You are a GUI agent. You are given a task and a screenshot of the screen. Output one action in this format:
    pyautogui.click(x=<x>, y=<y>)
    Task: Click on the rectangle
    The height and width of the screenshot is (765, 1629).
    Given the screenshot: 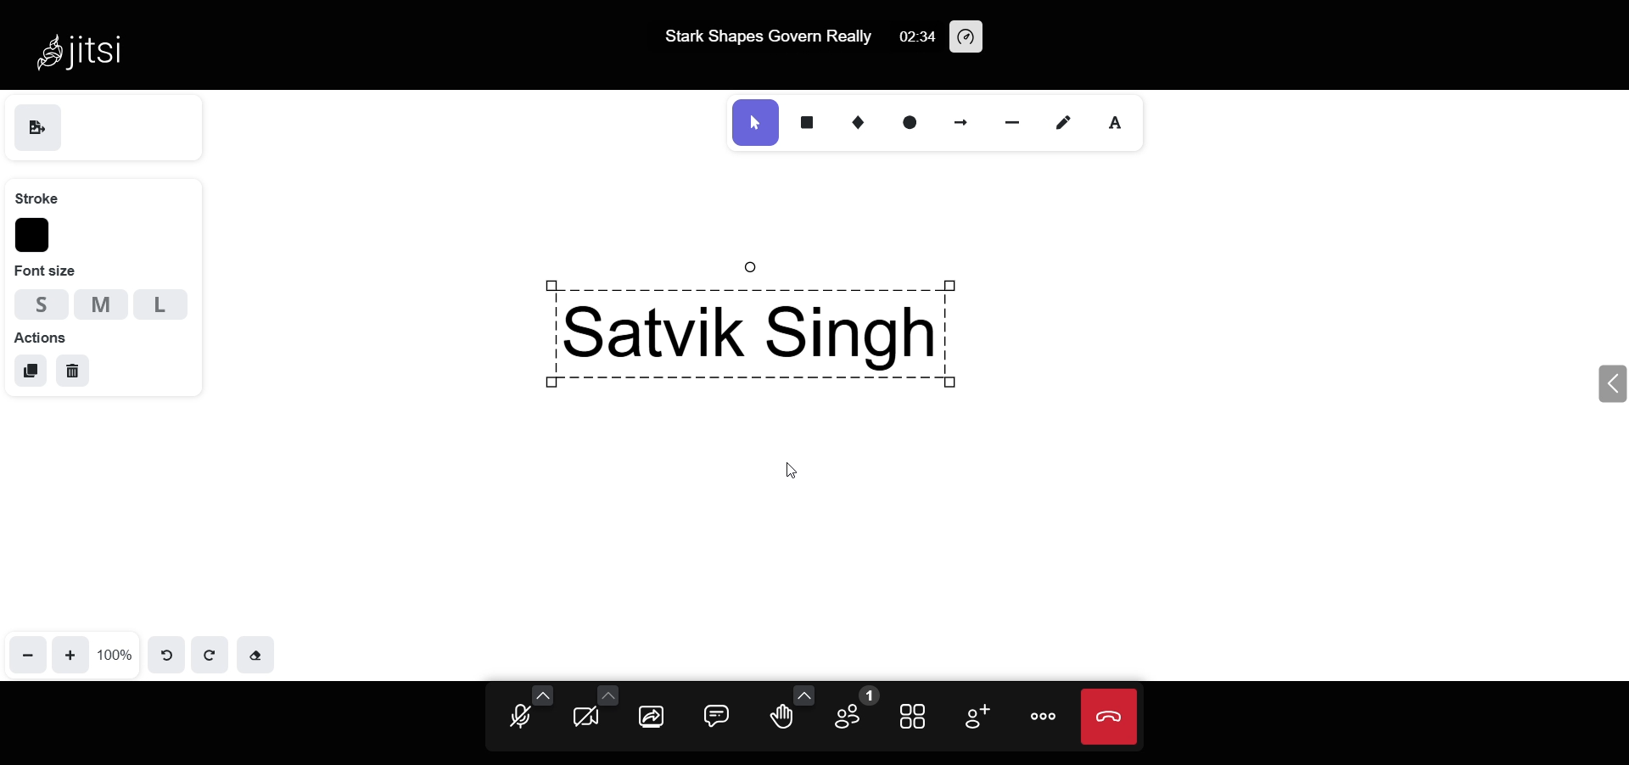 What is the action you would take?
    pyautogui.click(x=809, y=119)
    